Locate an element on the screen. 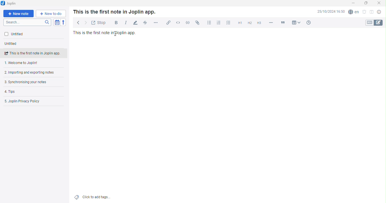  Maximize is located at coordinates (366, 4).